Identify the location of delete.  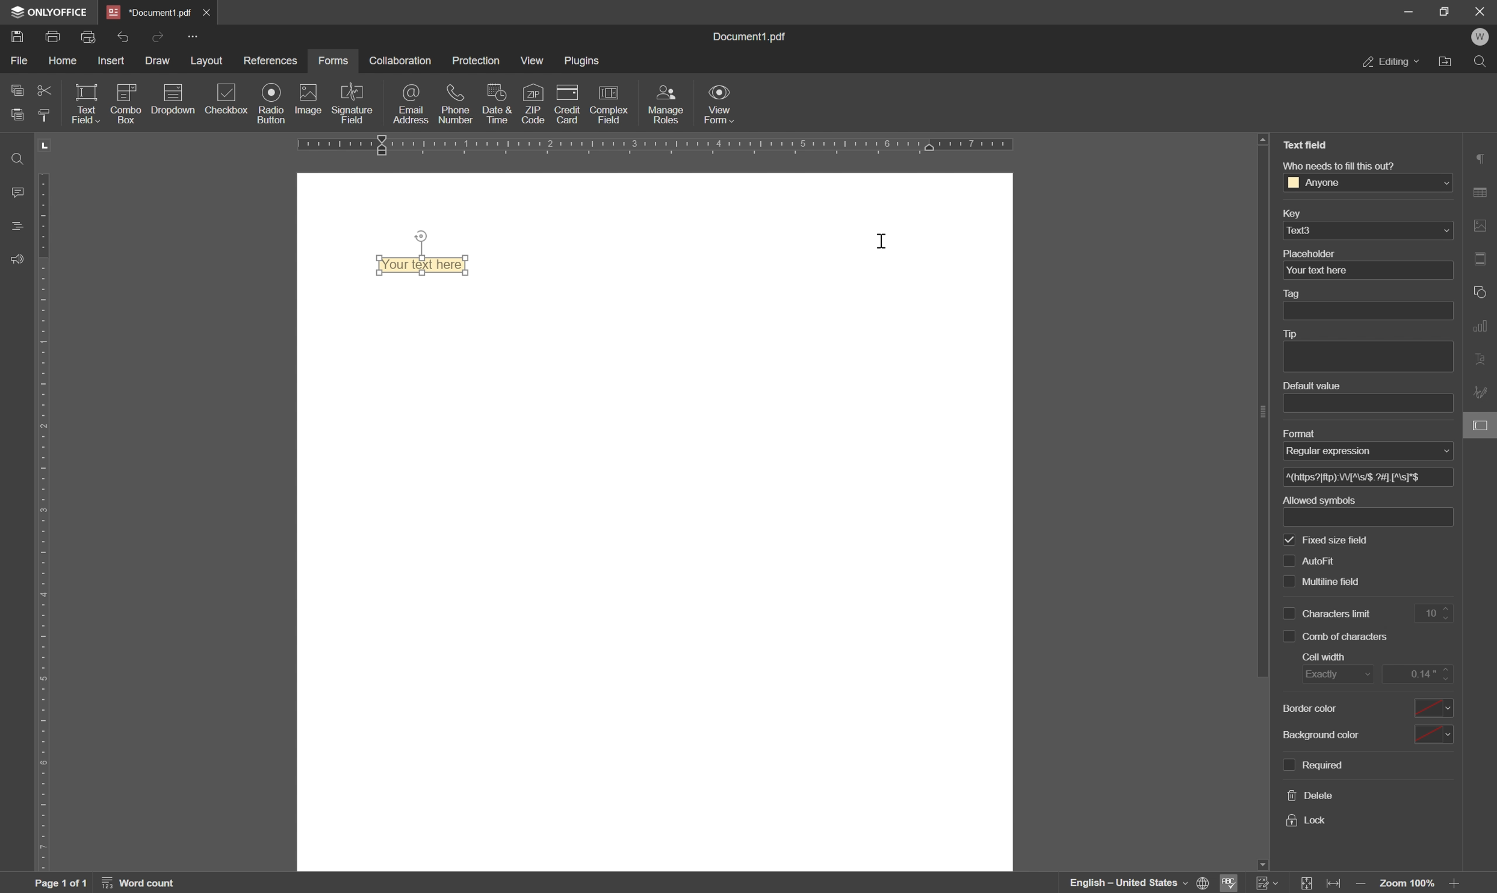
(1311, 796).